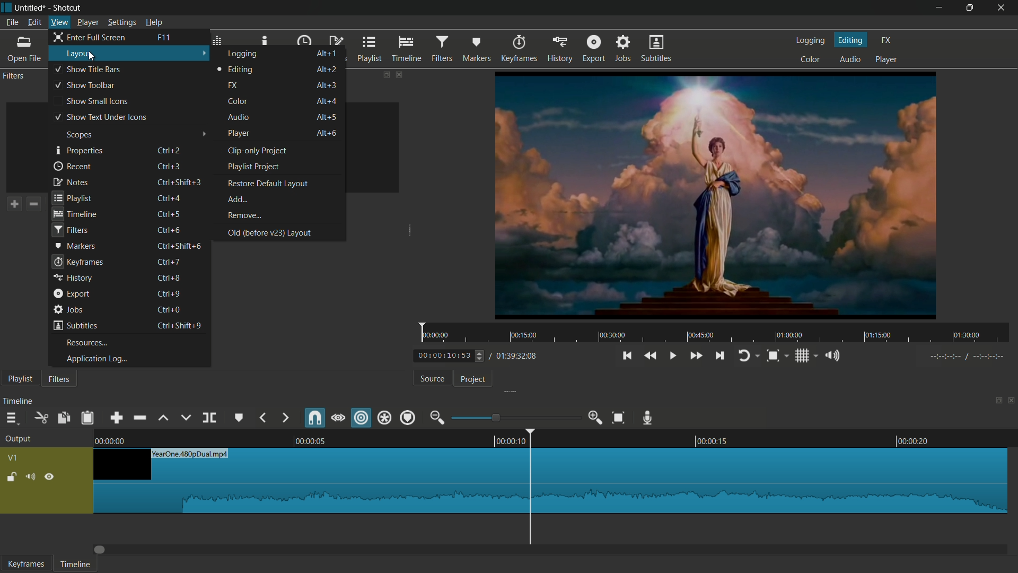 This screenshot has width=1018, height=573. I want to click on audio, so click(850, 59).